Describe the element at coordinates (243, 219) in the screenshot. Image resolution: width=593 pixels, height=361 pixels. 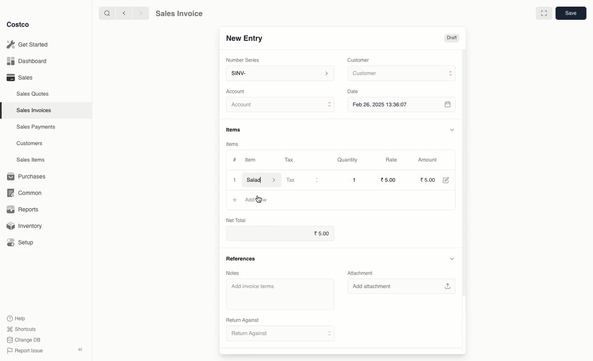
I see `Net Total` at that location.